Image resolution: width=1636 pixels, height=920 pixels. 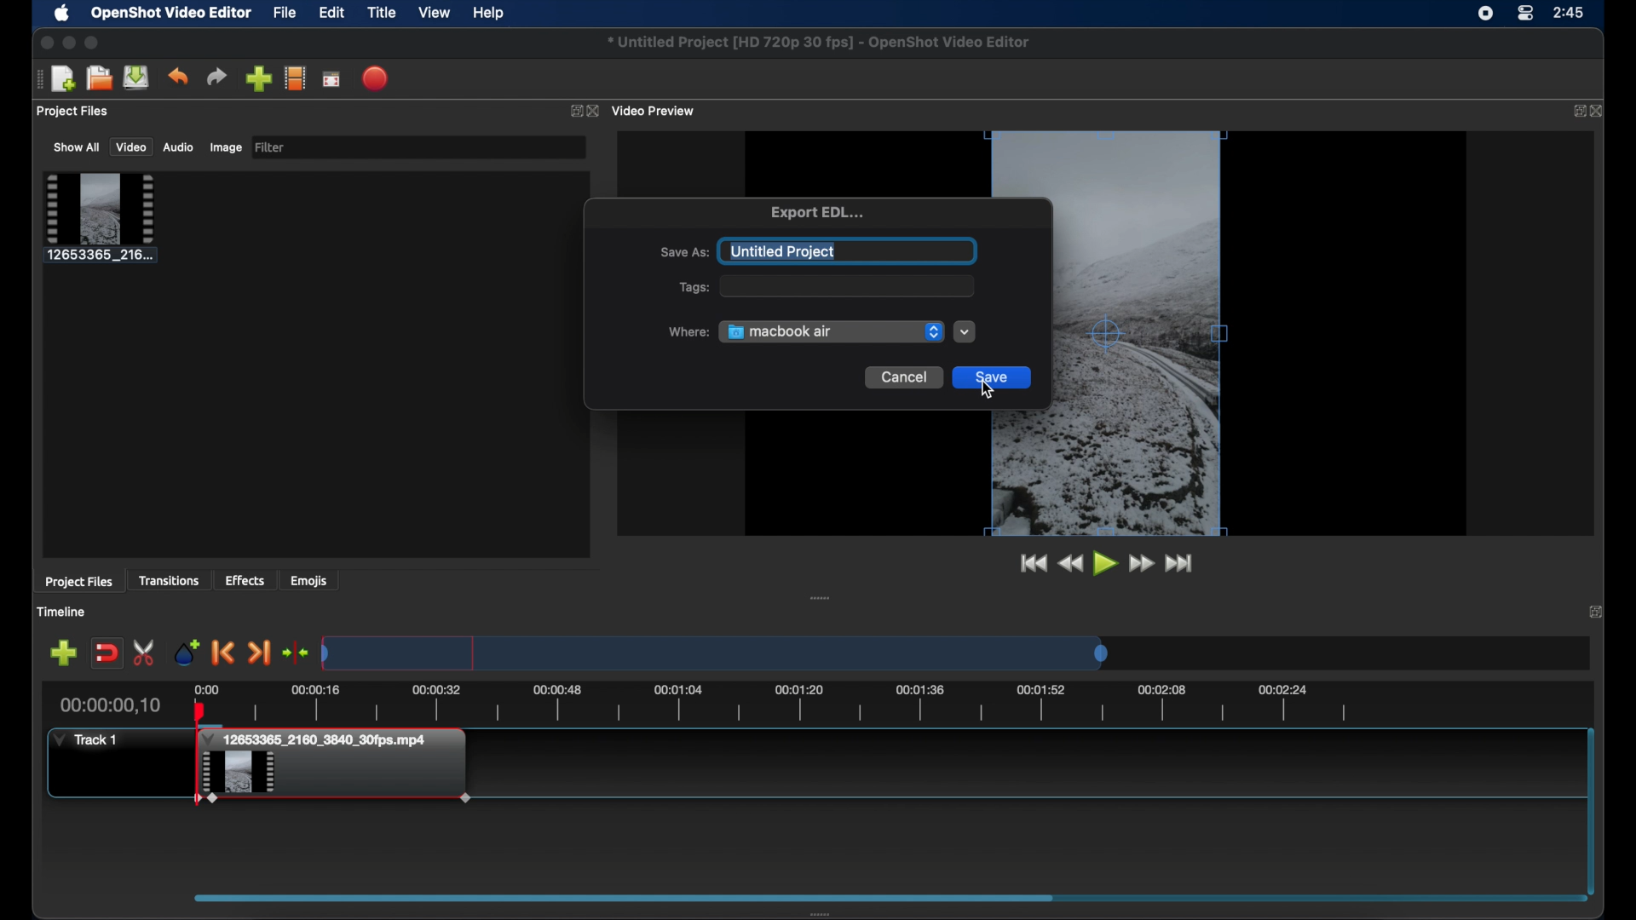 What do you see at coordinates (593, 111) in the screenshot?
I see `close` at bounding box center [593, 111].